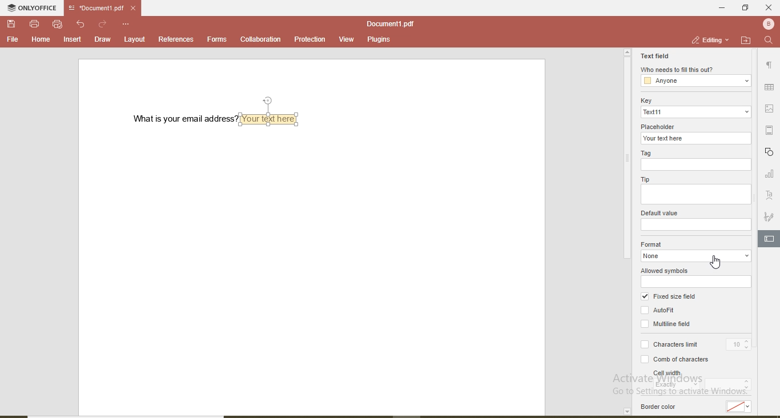  Describe the element at coordinates (770, 195) in the screenshot. I see `text` at that location.